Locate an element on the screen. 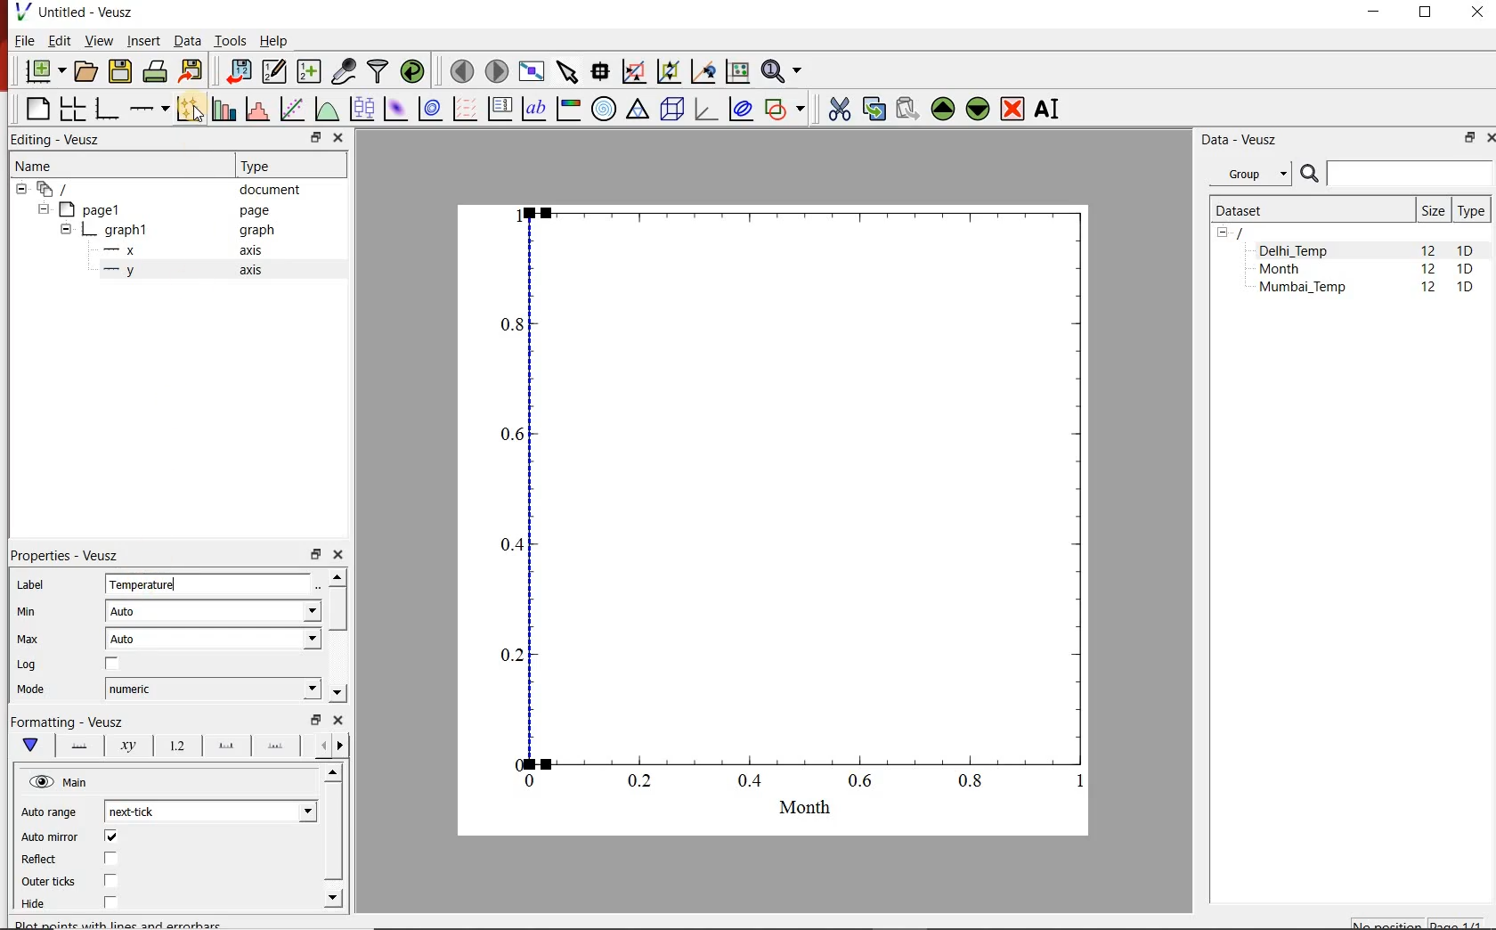 The width and height of the screenshot is (1496, 930). CLOSE is located at coordinates (1475, 12).